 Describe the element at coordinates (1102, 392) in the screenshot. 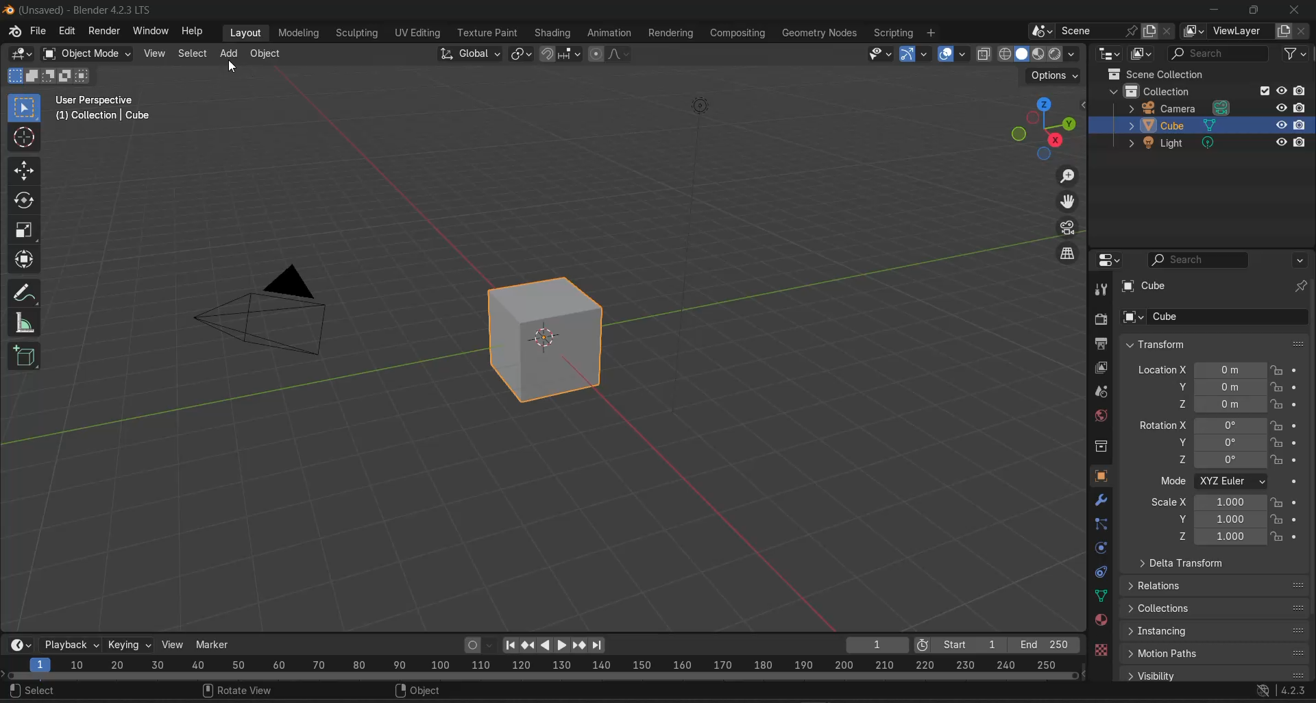

I see `scene` at that location.